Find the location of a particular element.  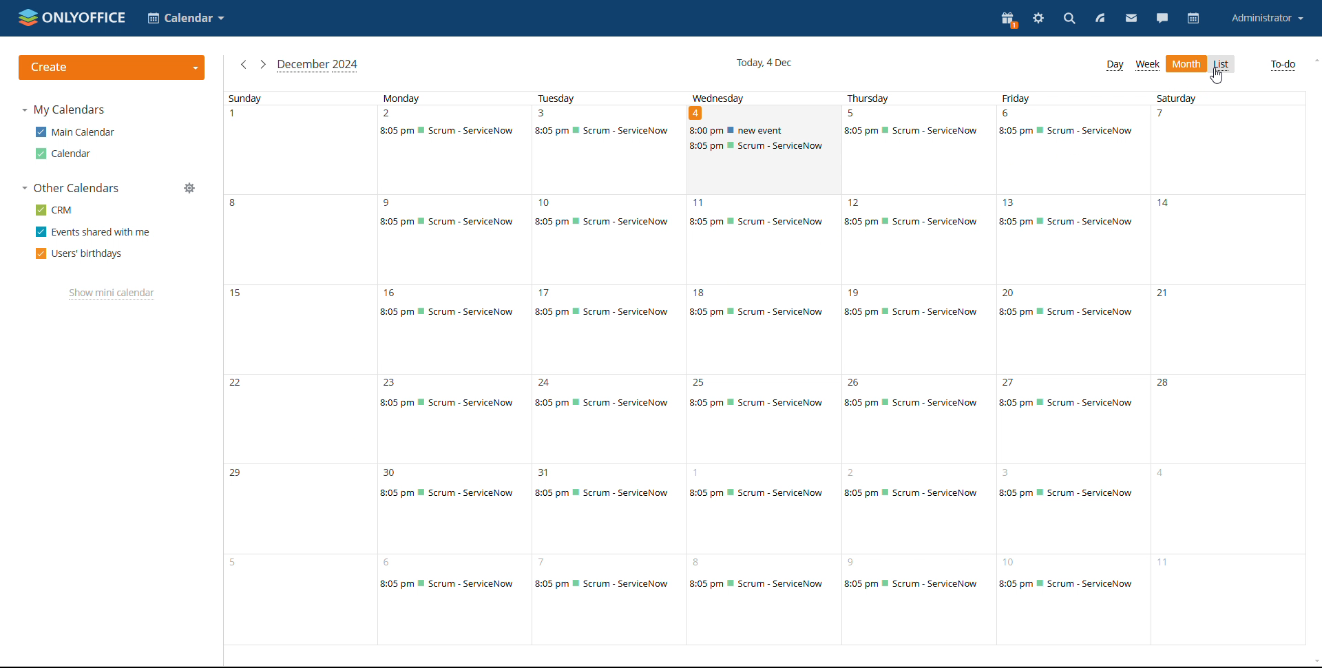

thursday is located at coordinates (902, 97).